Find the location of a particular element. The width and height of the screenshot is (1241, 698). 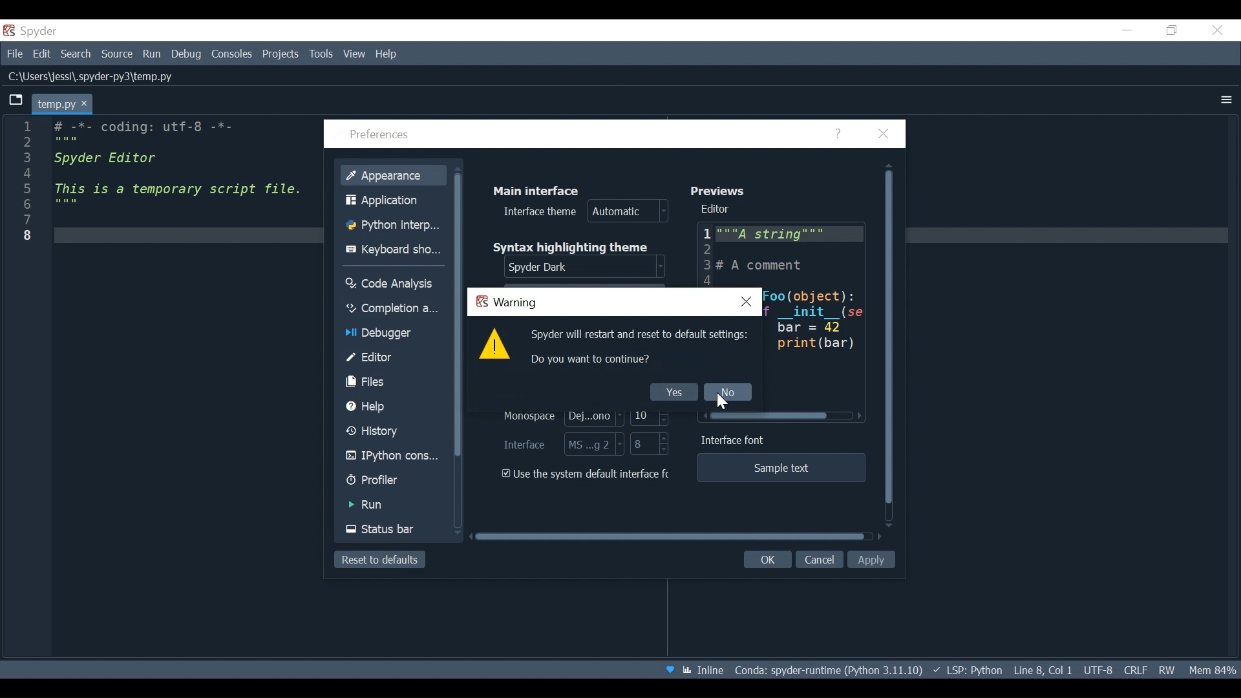

Syntax highlighting theme is located at coordinates (579, 247).